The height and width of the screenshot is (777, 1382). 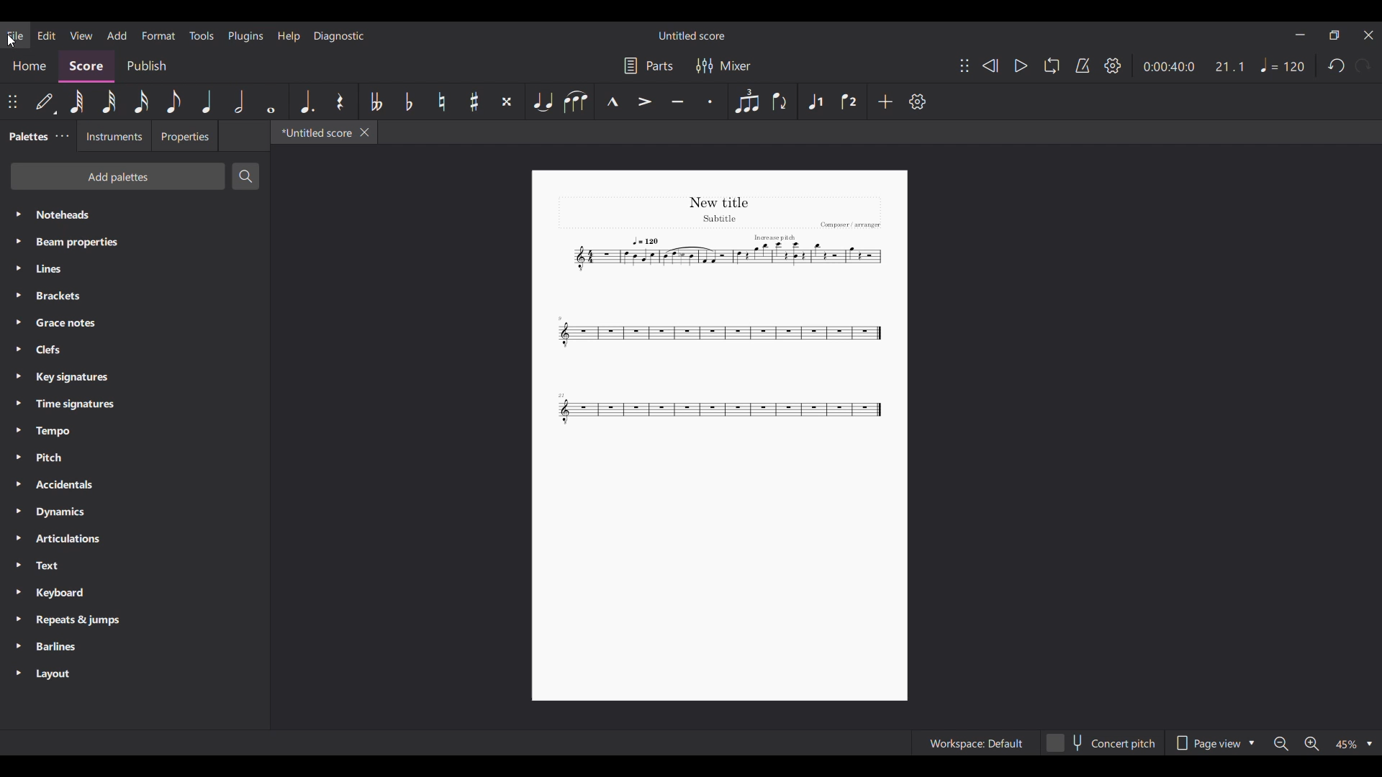 What do you see at coordinates (710, 101) in the screenshot?
I see `Staccato` at bounding box center [710, 101].